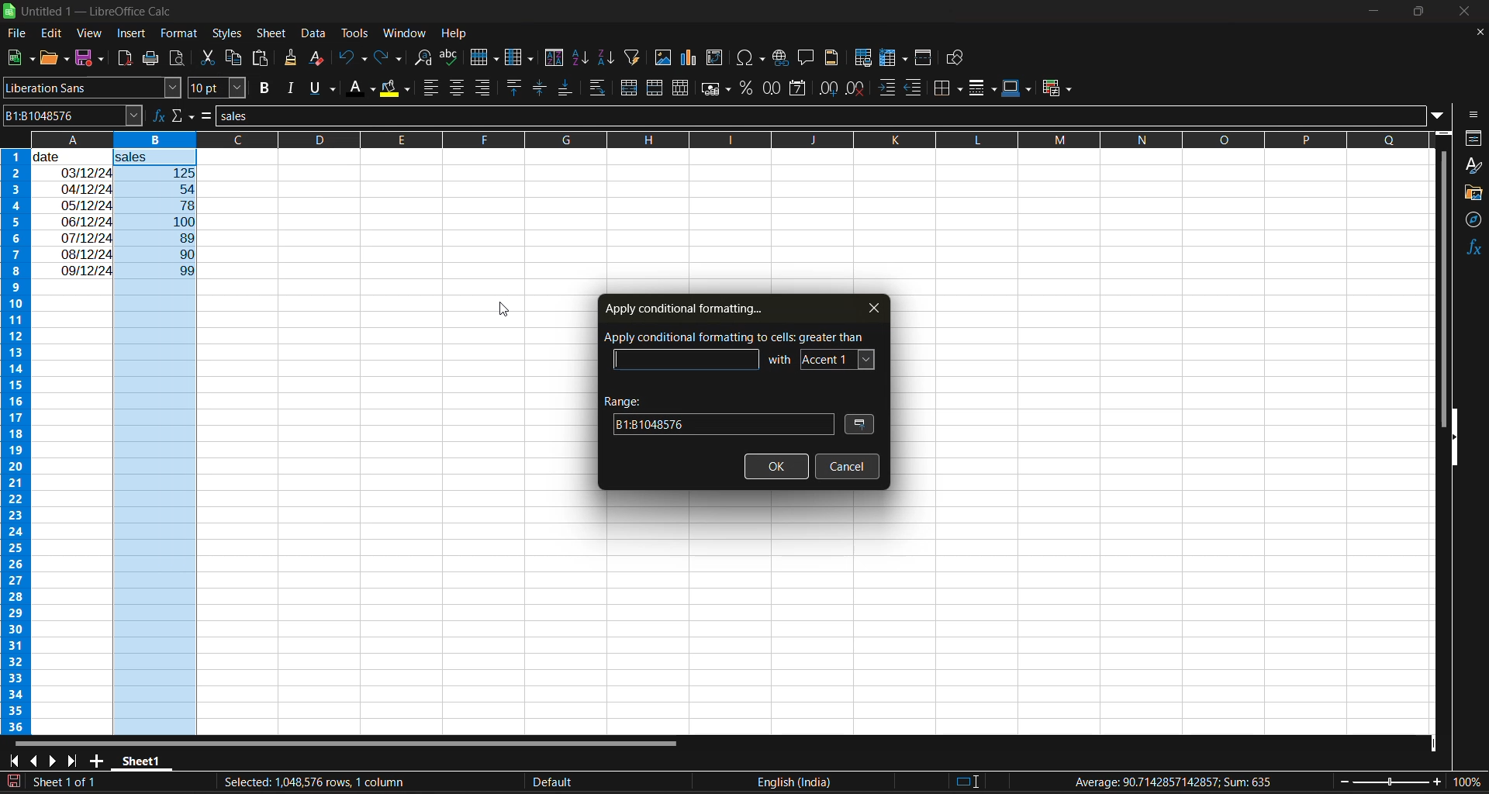  I want to click on view, so click(91, 31).